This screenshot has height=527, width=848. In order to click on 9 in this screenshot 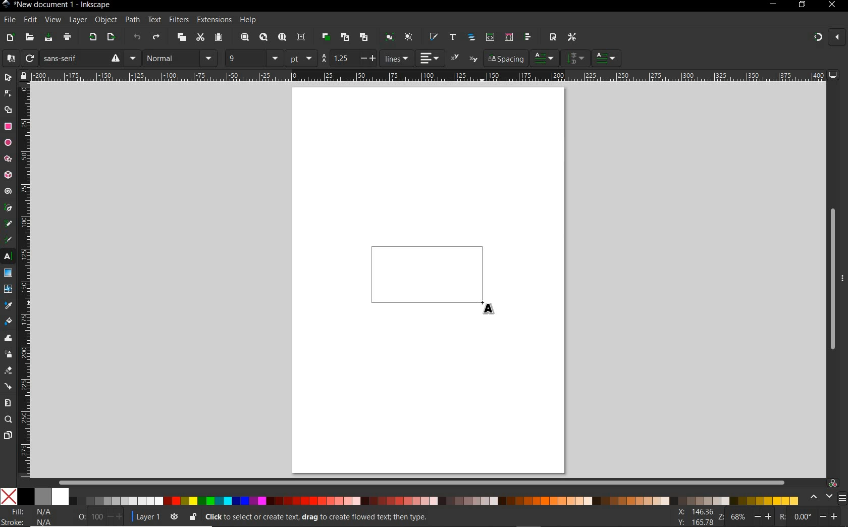, I will do `click(244, 57)`.